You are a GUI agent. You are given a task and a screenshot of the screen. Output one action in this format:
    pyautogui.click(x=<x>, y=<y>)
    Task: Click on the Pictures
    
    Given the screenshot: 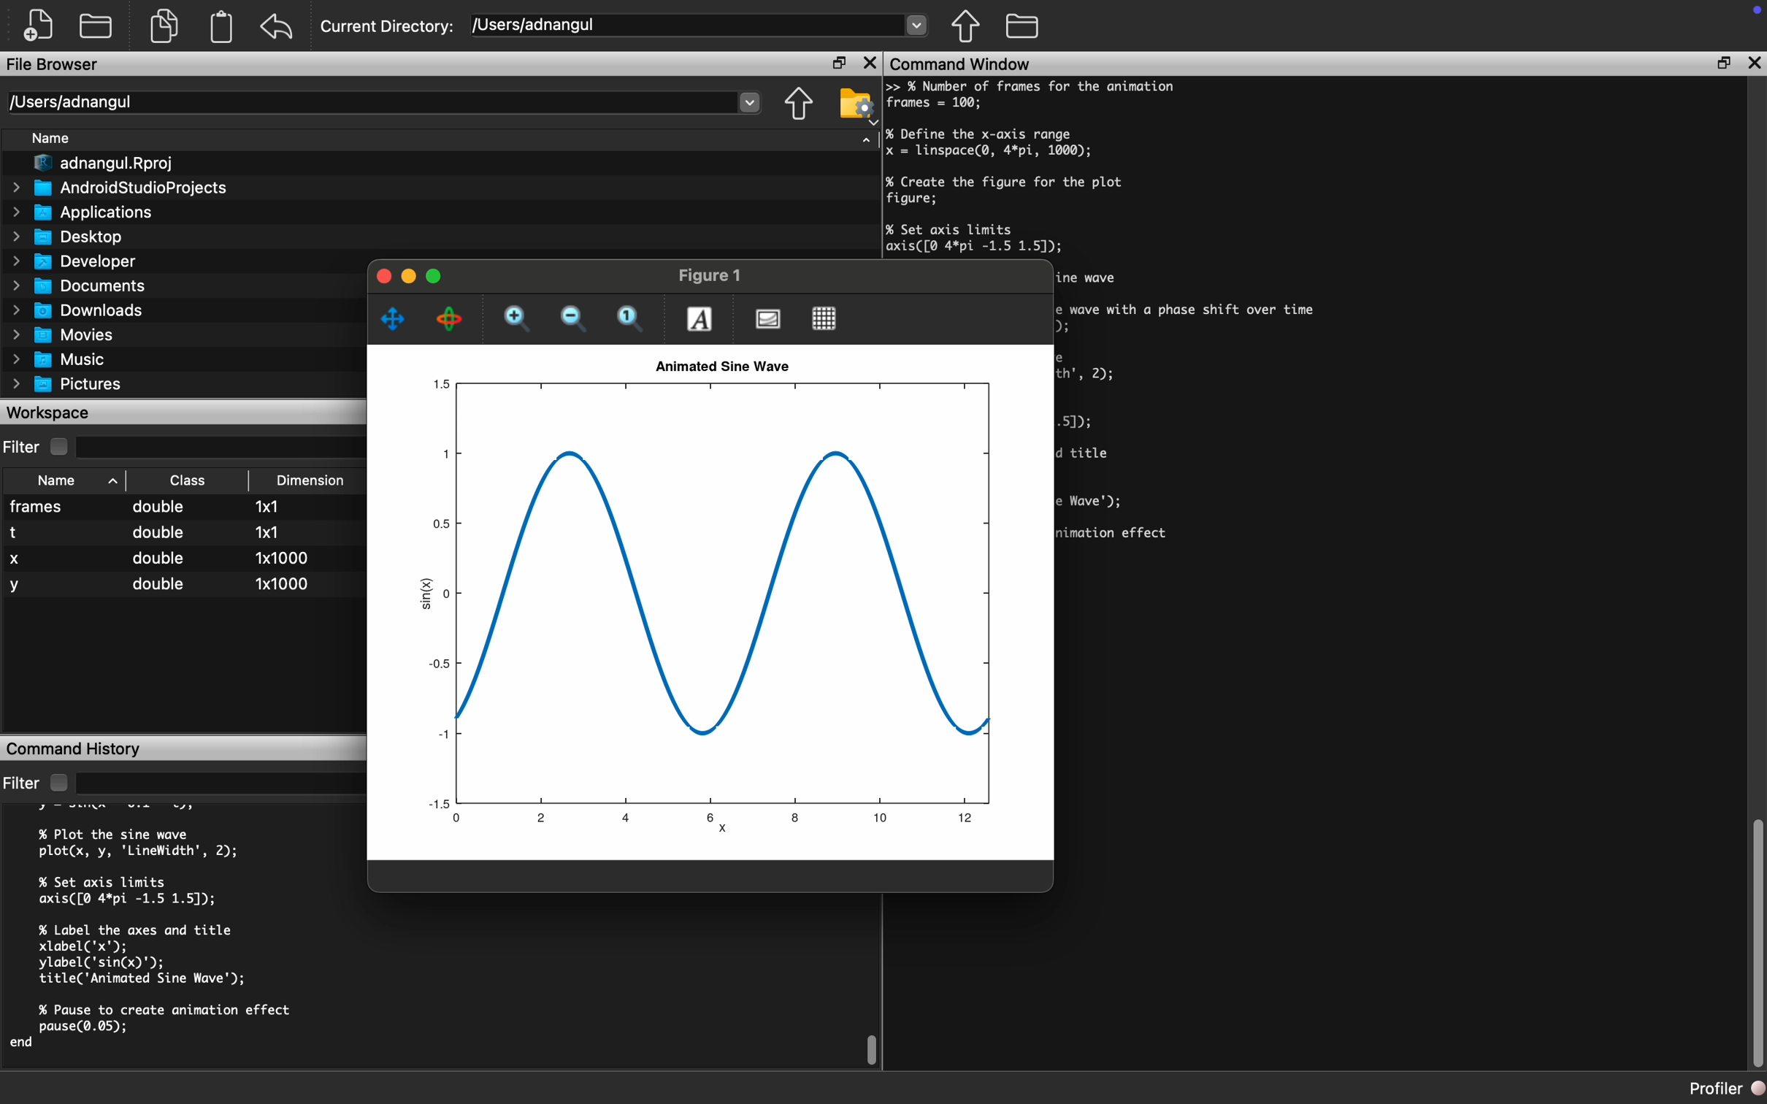 What is the action you would take?
    pyautogui.click(x=68, y=383)
    